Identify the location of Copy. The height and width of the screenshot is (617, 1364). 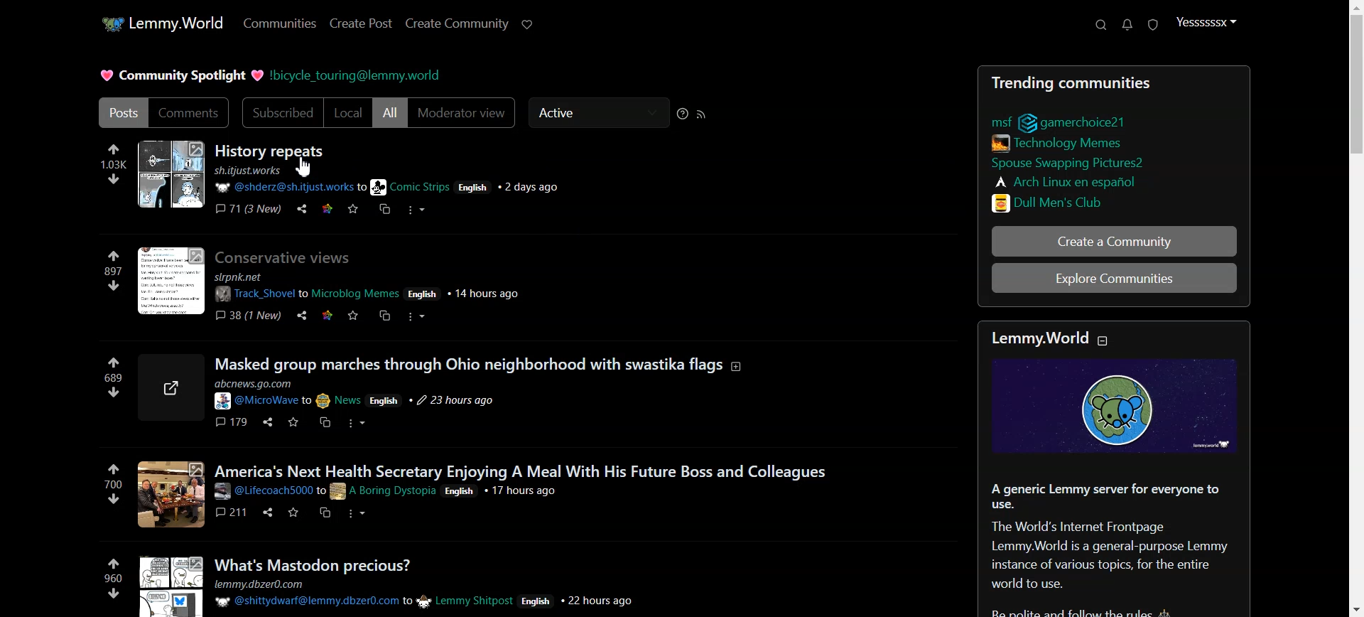
(328, 517).